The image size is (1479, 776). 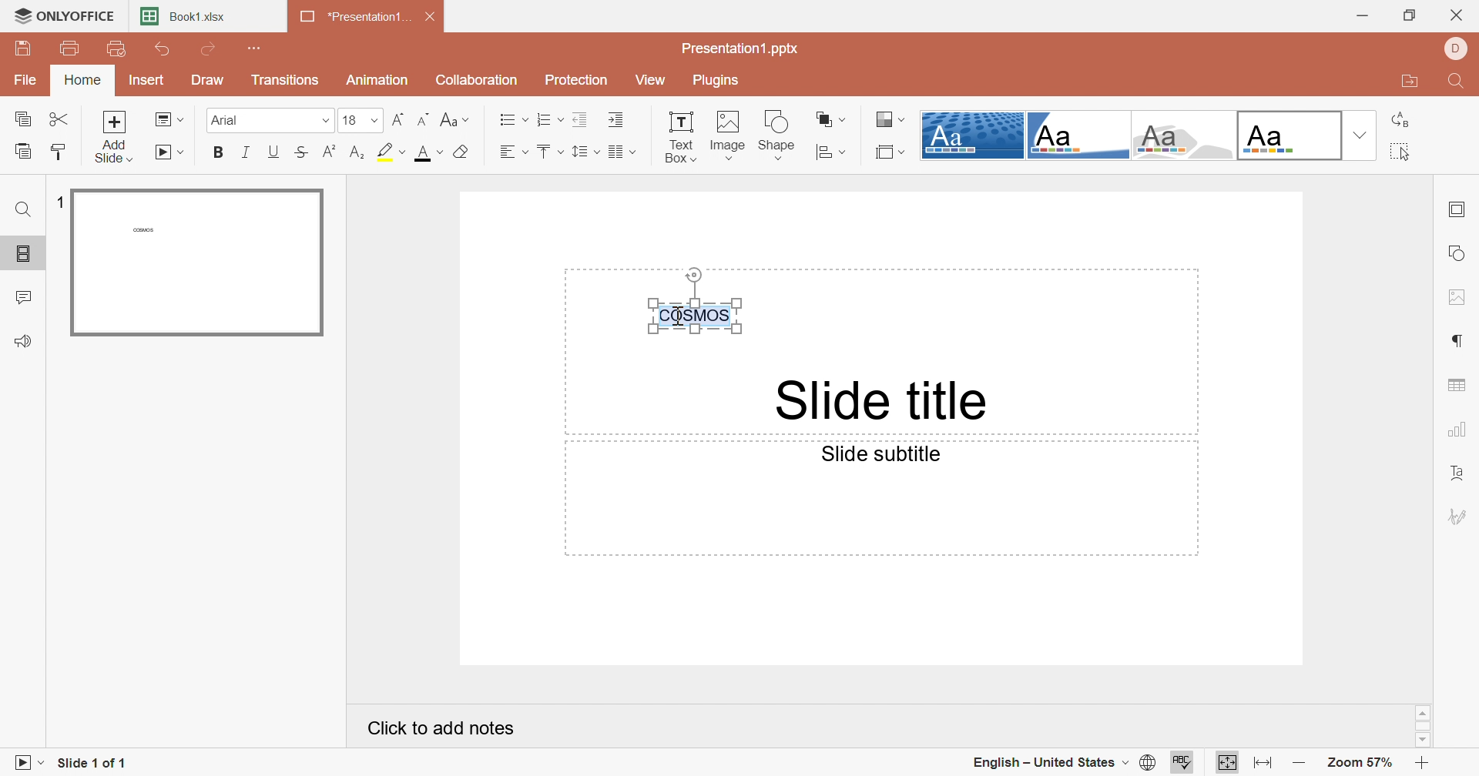 I want to click on Shape, so click(x=777, y=135).